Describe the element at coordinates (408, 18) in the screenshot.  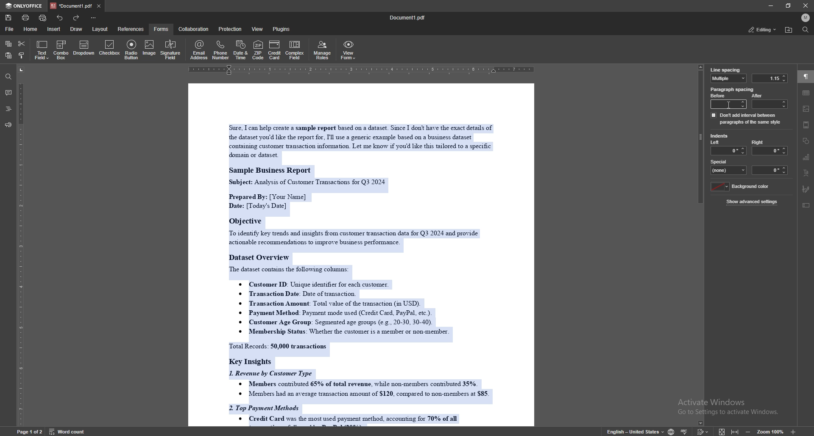
I see `file name` at that location.